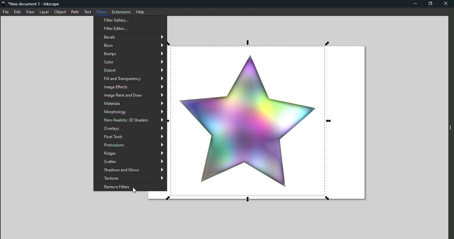 Image resolution: width=454 pixels, height=239 pixels. I want to click on Non-realistic 3D shaders, so click(131, 120).